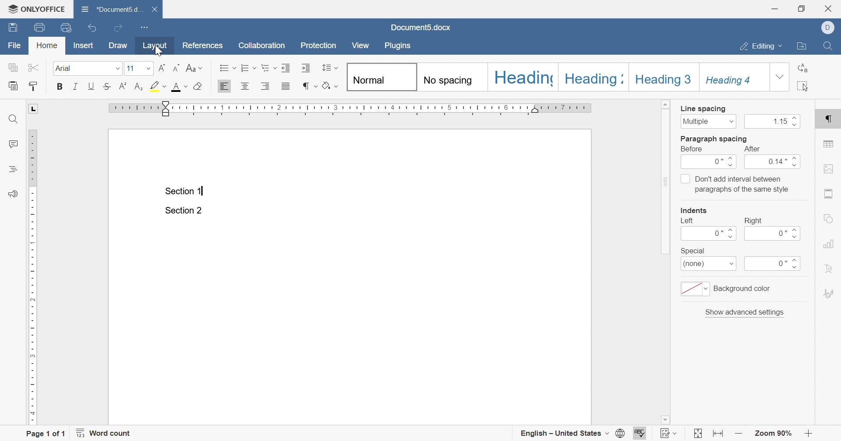  What do you see at coordinates (802, 9) in the screenshot?
I see `restore down` at bounding box center [802, 9].